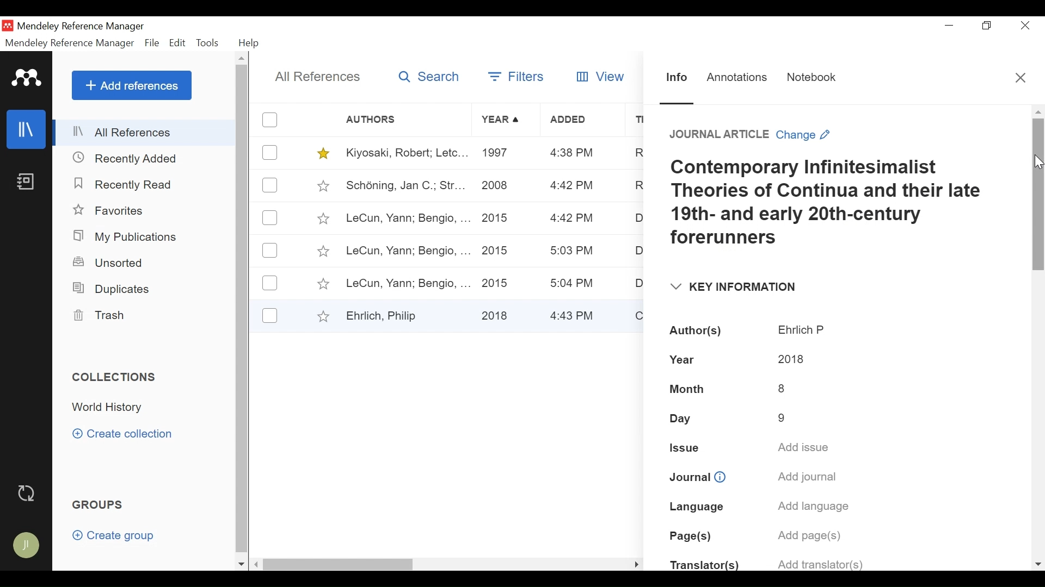  Describe the element at coordinates (24, 184) in the screenshot. I see `Notebook` at that location.